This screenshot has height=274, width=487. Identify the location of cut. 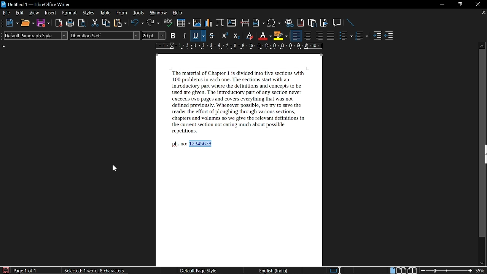
(95, 23).